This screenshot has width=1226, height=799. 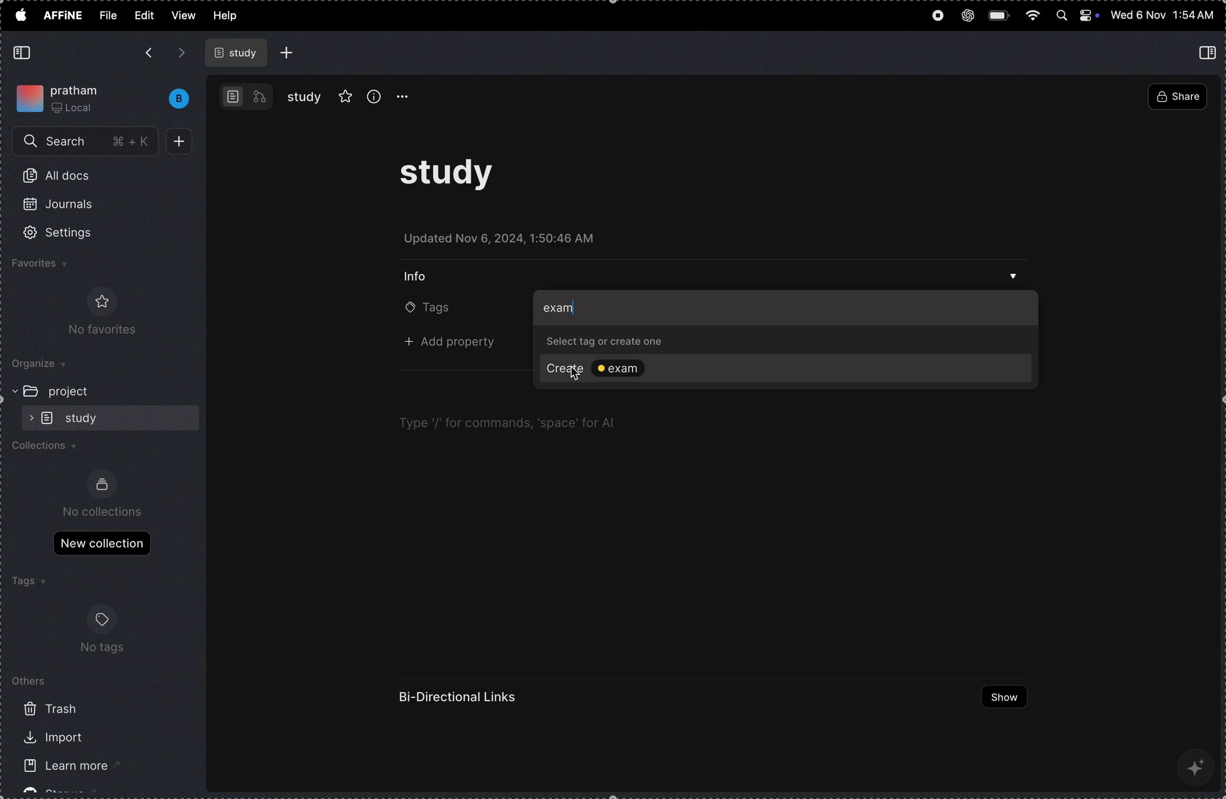 I want to click on tags, so click(x=429, y=309).